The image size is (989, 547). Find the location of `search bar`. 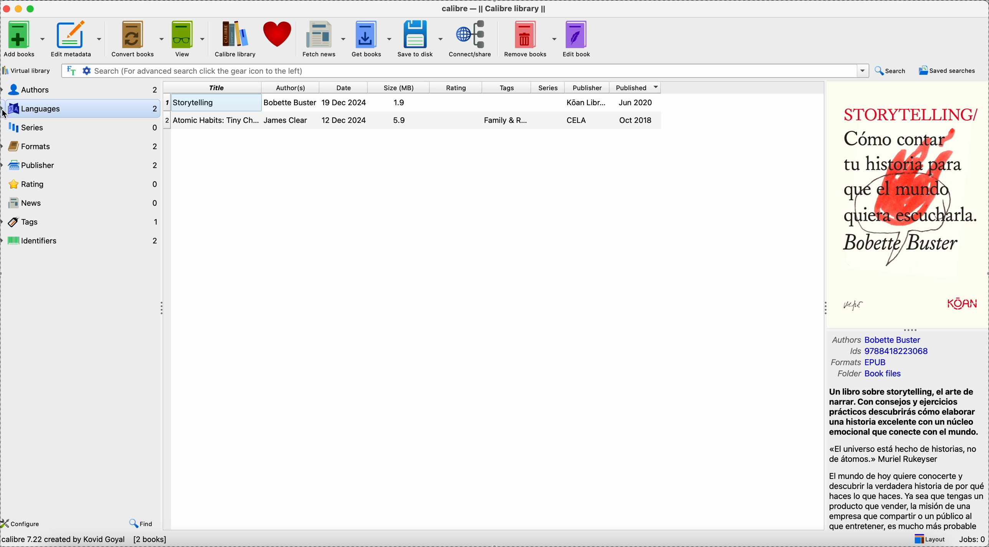

search bar is located at coordinates (465, 70).